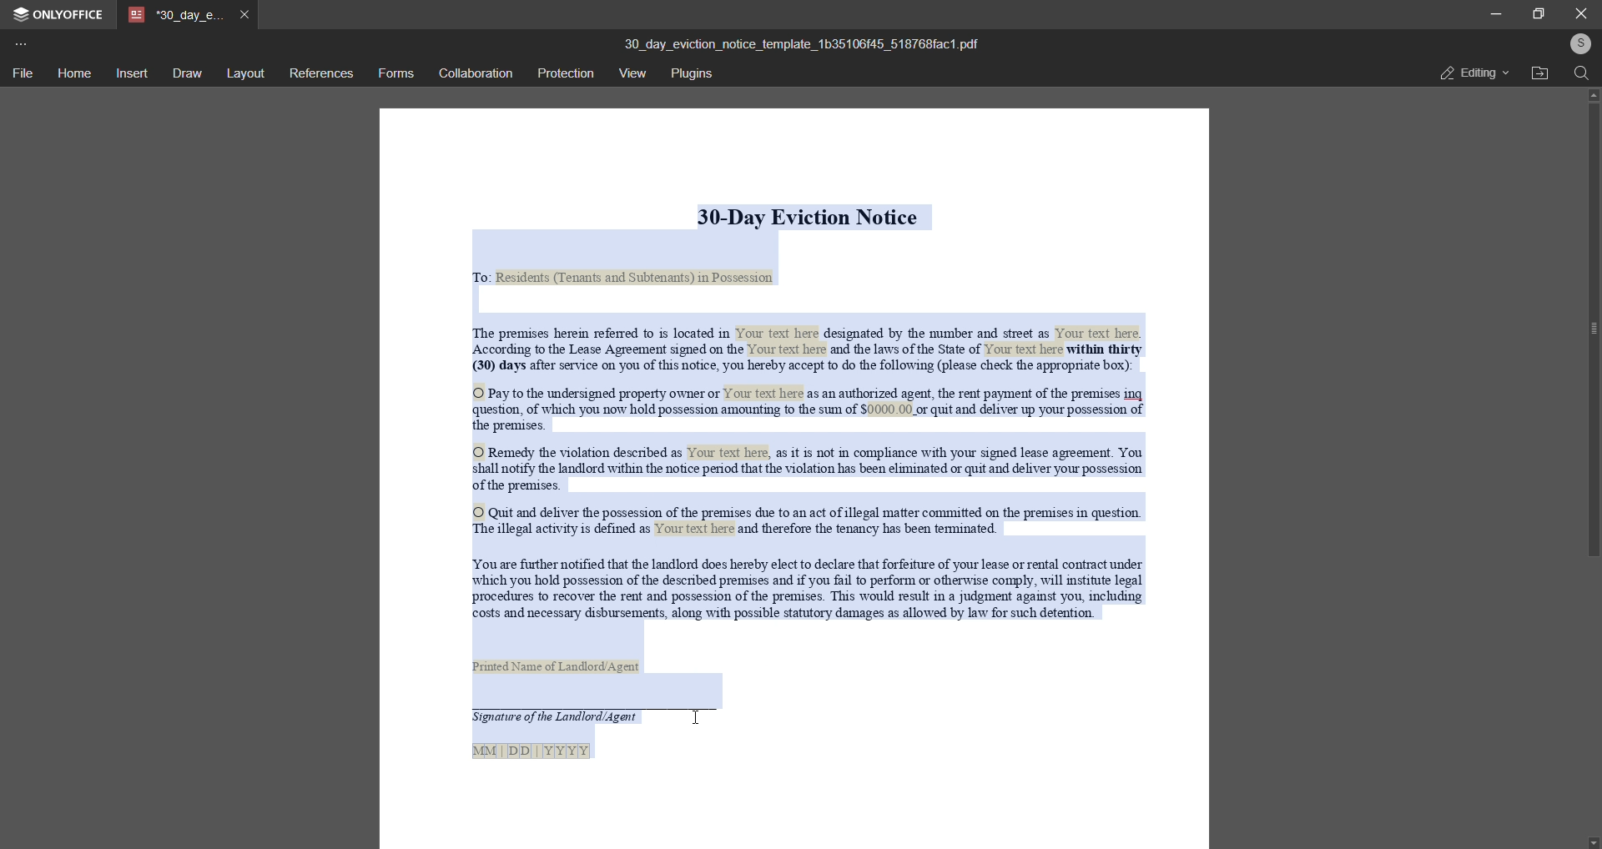  Describe the element at coordinates (244, 73) in the screenshot. I see `layout` at that location.